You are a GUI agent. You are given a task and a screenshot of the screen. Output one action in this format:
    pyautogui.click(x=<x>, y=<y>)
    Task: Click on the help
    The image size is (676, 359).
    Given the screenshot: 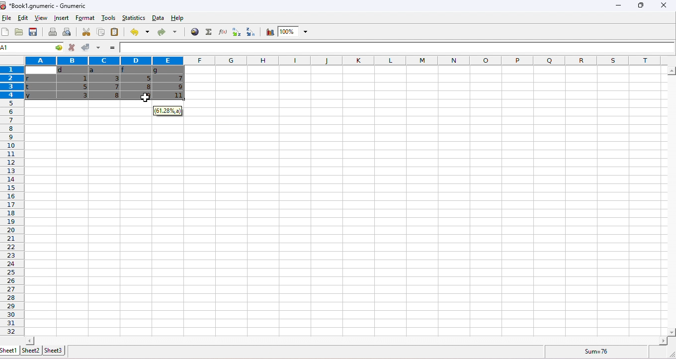 What is the action you would take?
    pyautogui.click(x=181, y=19)
    